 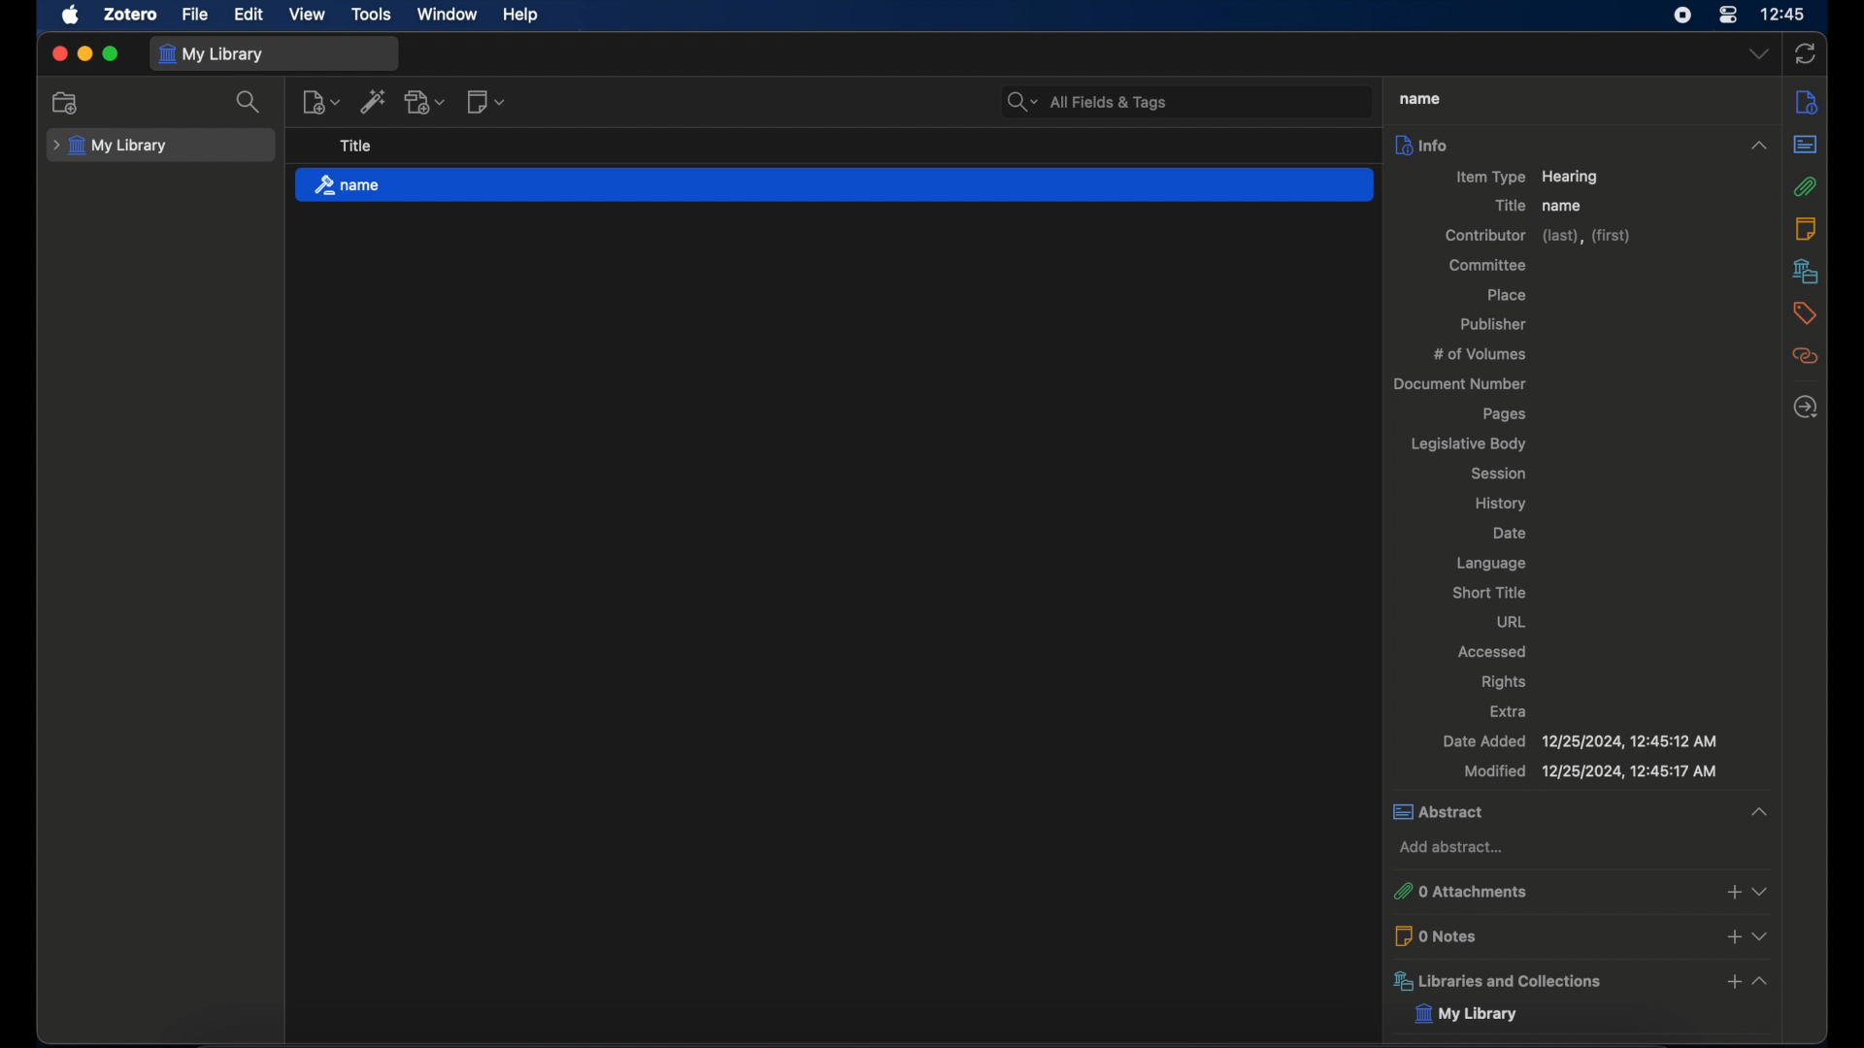 What do you see at coordinates (835, 185) in the screenshot?
I see `name` at bounding box center [835, 185].